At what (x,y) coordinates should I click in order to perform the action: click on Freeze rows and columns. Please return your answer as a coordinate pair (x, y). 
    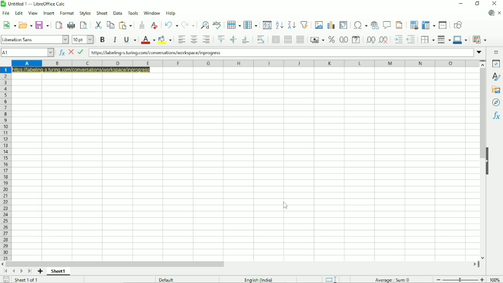
    Looking at the image, I should click on (428, 24).